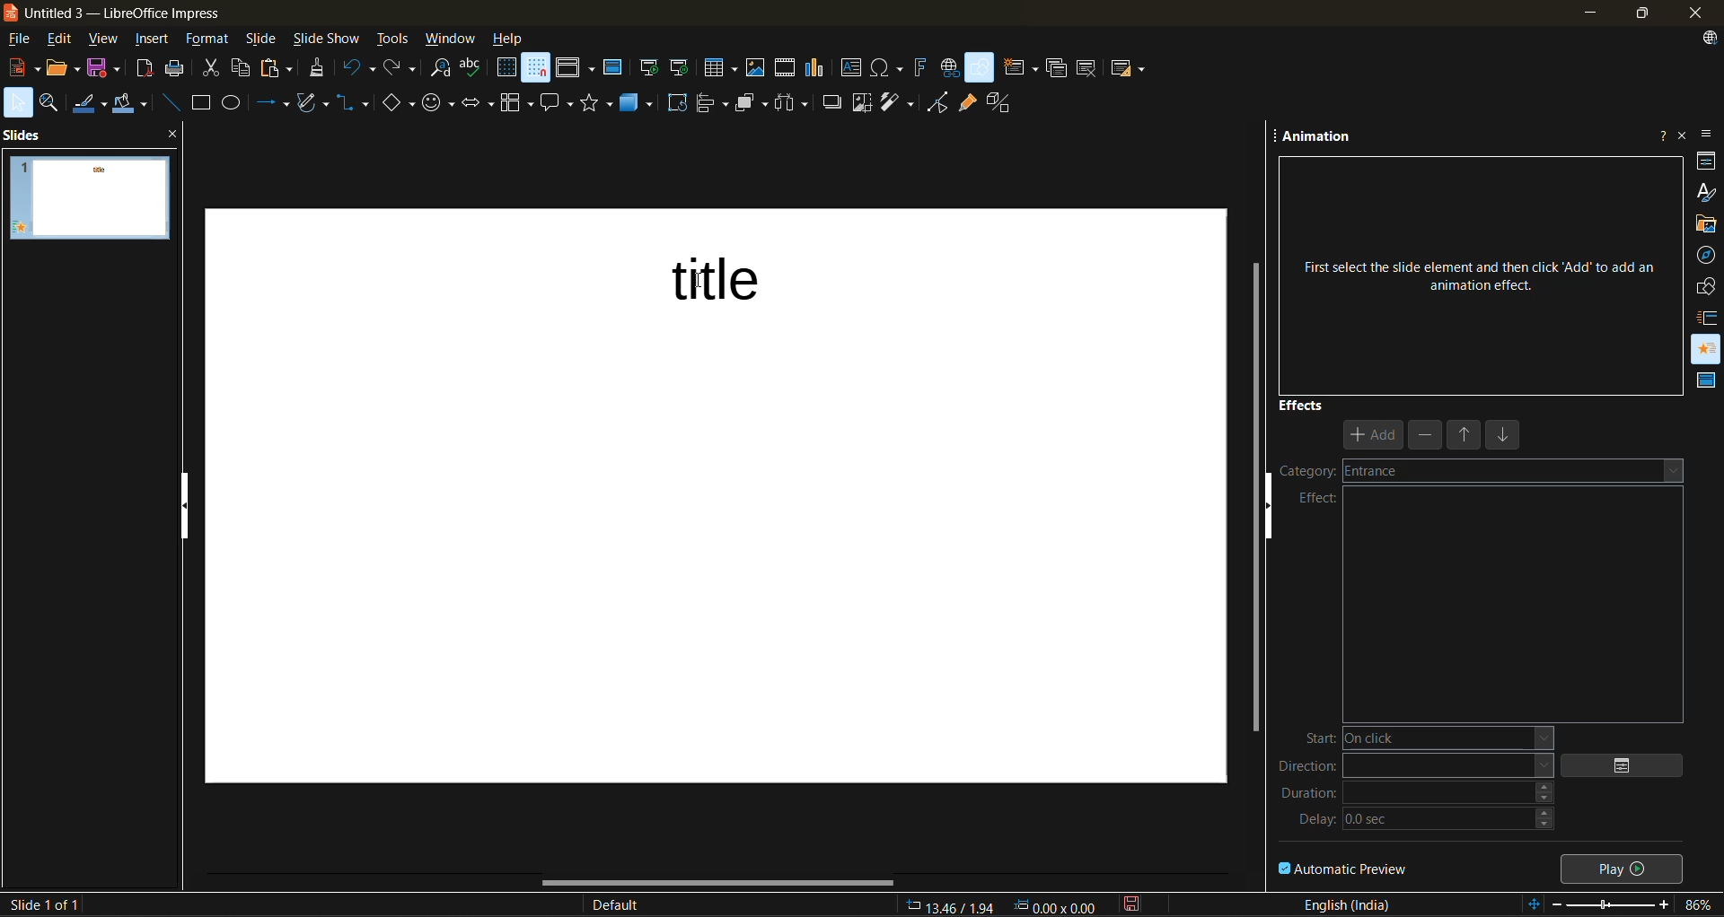  Describe the element at coordinates (559, 104) in the screenshot. I see `callout shapes` at that location.